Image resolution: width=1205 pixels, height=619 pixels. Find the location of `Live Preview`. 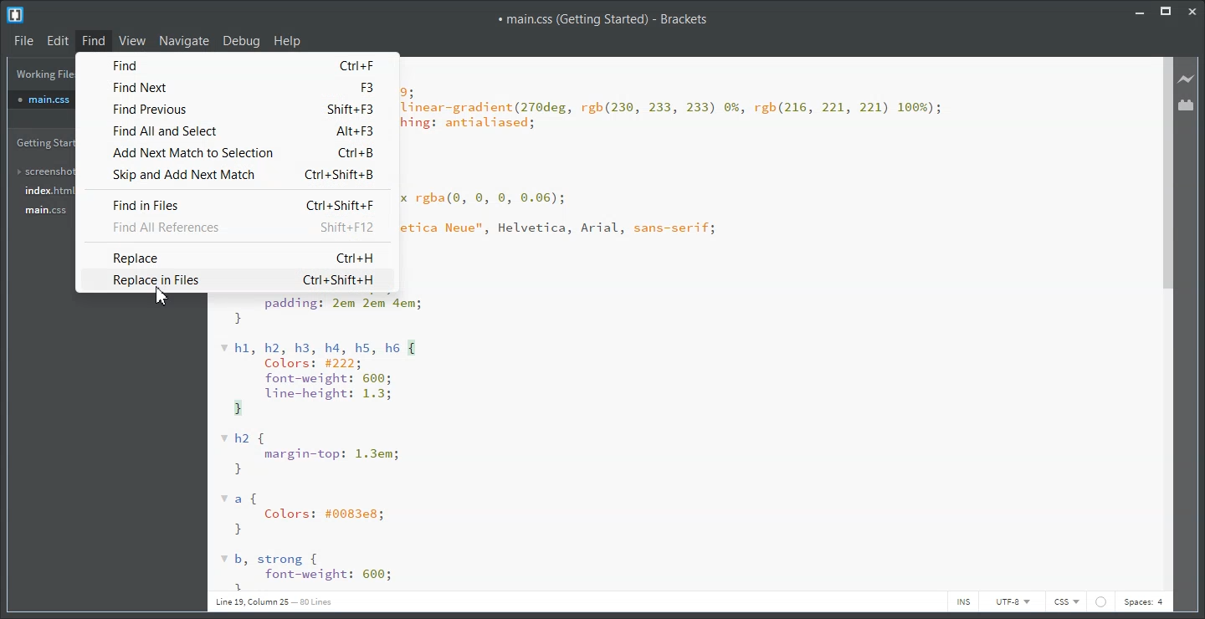

Live Preview is located at coordinates (1187, 79).